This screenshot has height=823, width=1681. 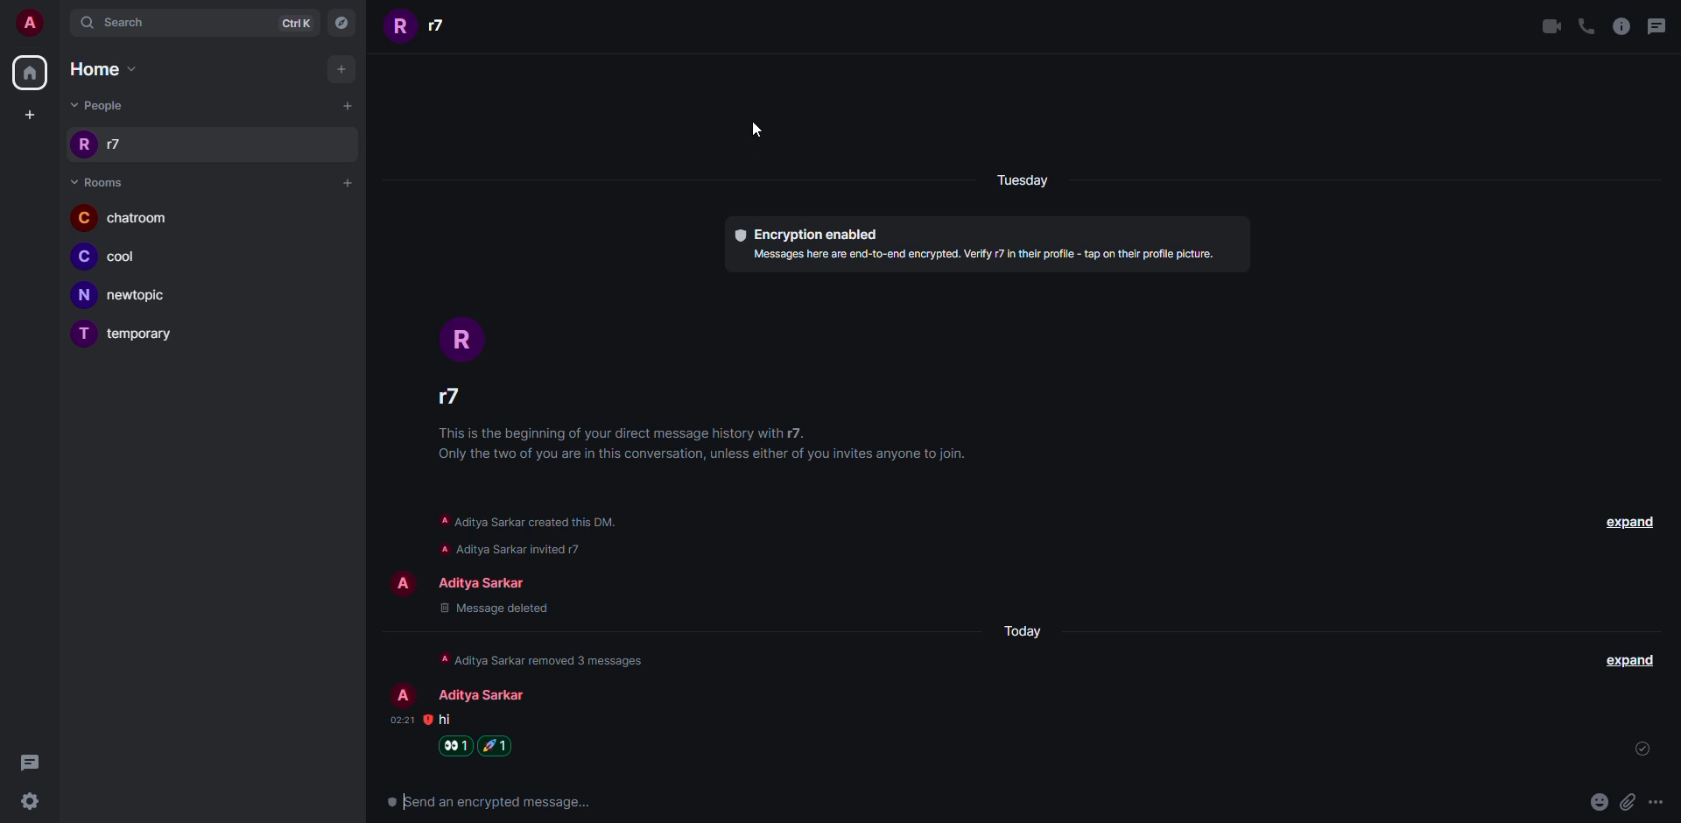 I want to click on voice call, so click(x=1586, y=25).